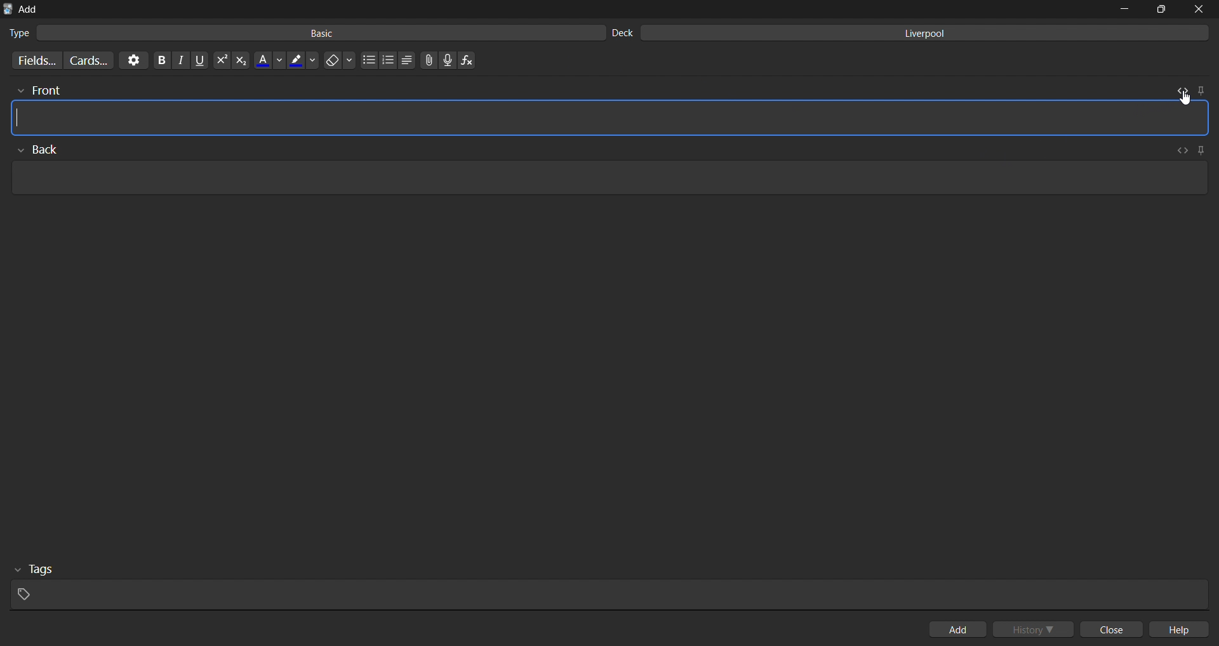  What do you see at coordinates (613, 120) in the screenshot?
I see `card front input field` at bounding box center [613, 120].